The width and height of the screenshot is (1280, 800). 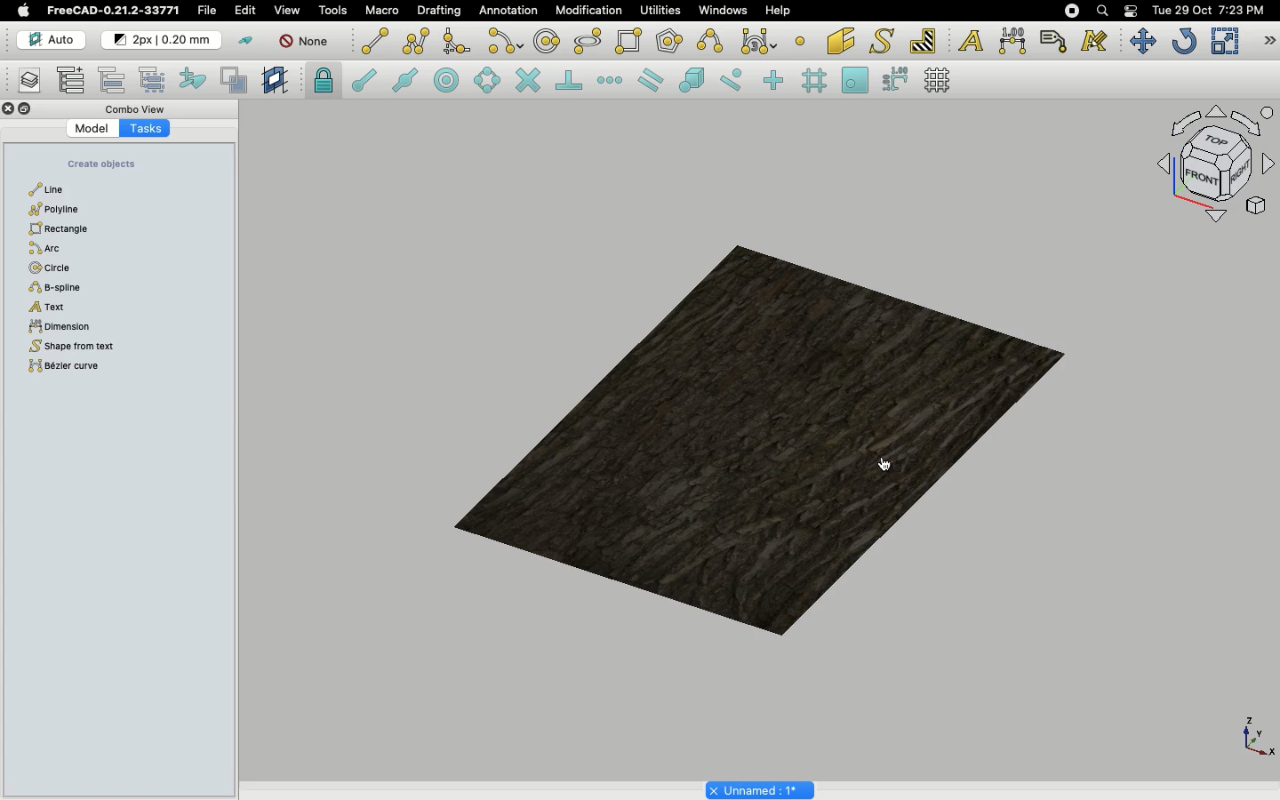 I want to click on Snap endpoint, so click(x=361, y=77).